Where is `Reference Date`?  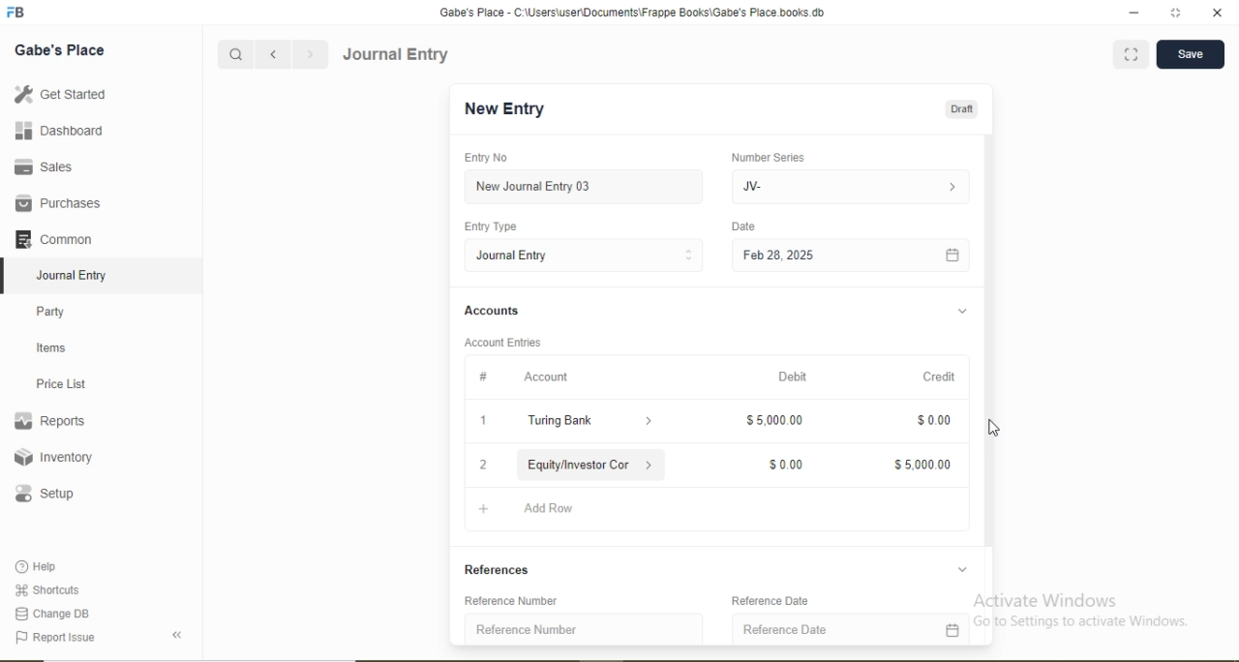
Reference Date is located at coordinates (786, 629).